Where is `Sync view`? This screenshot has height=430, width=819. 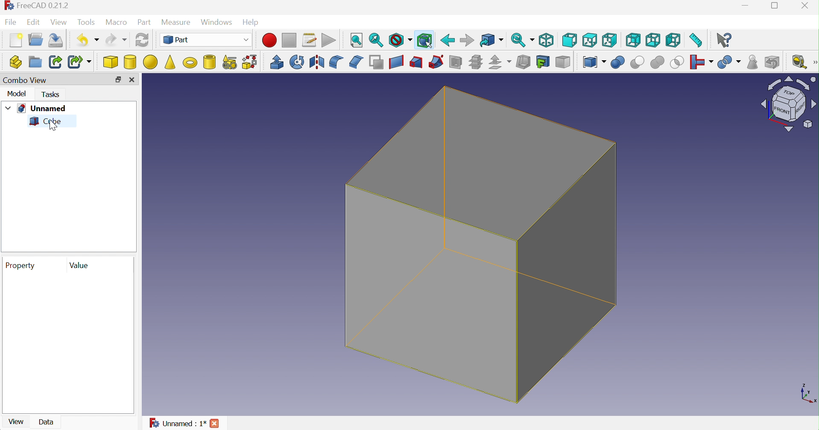
Sync view is located at coordinates (522, 41).